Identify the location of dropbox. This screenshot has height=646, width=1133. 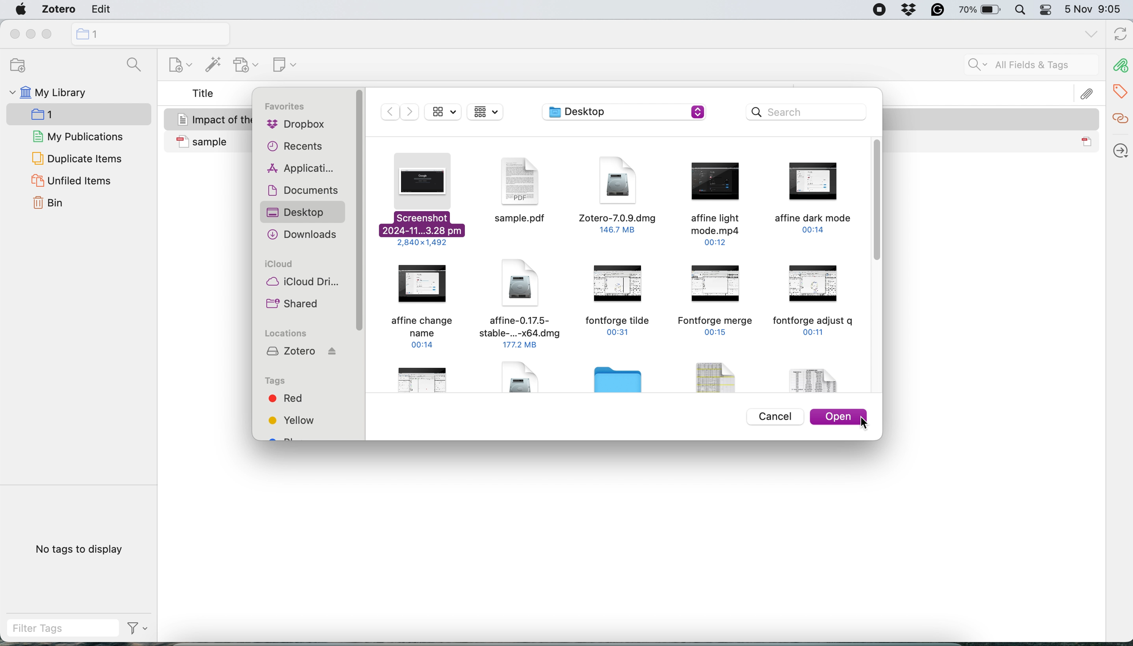
(295, 126).